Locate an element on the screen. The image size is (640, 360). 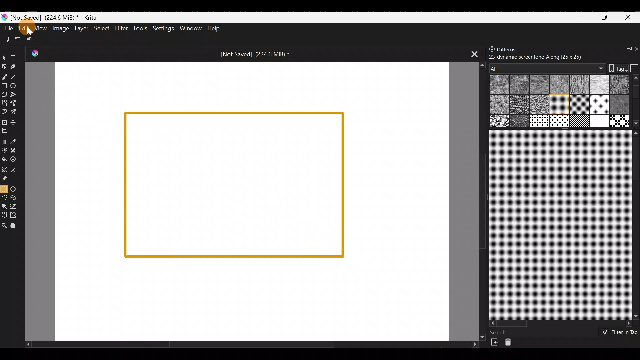
Multibrush tool is located at coordinates (16, 113).